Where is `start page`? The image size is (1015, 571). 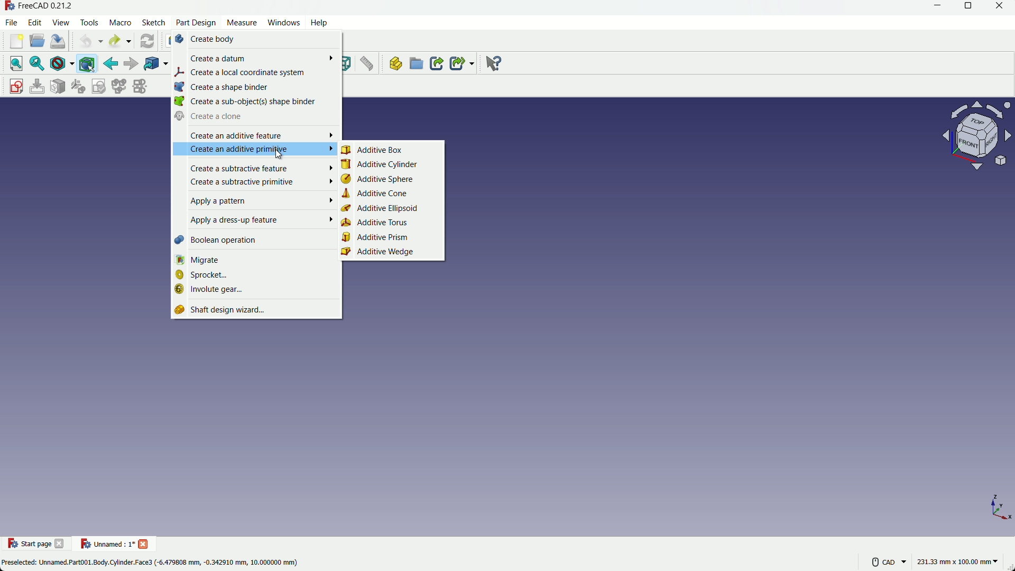
start page is located at coordinates (40, 545).